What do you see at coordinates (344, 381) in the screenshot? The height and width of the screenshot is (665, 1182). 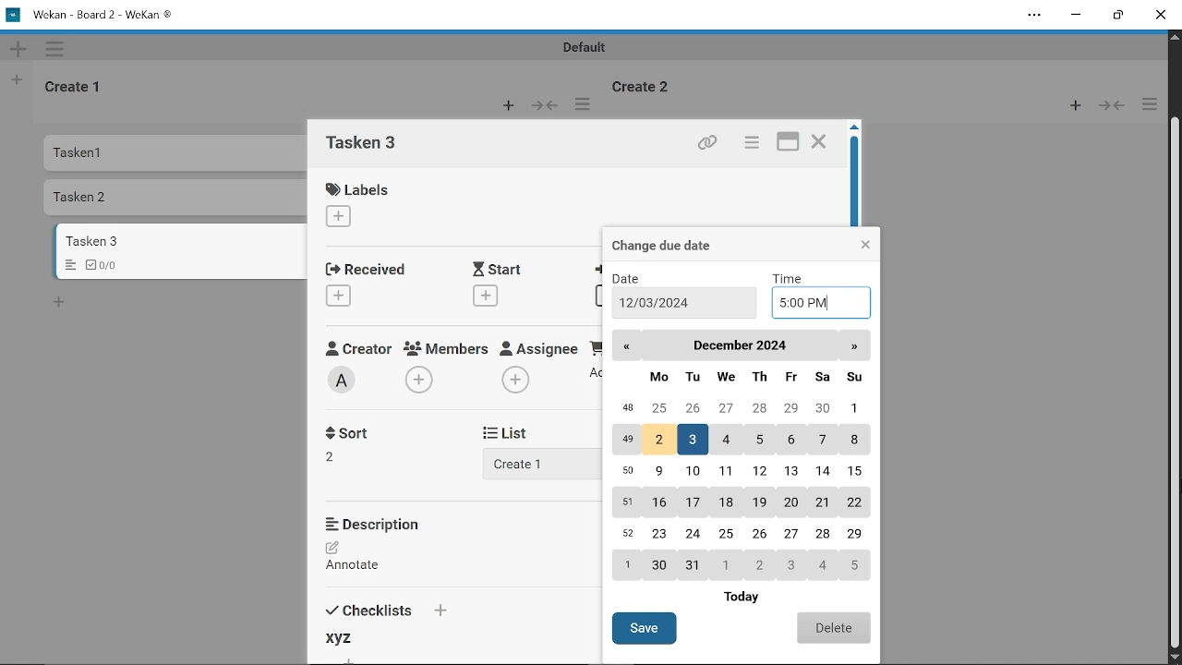 I see `Creator ` at bounding box center [344, 381].